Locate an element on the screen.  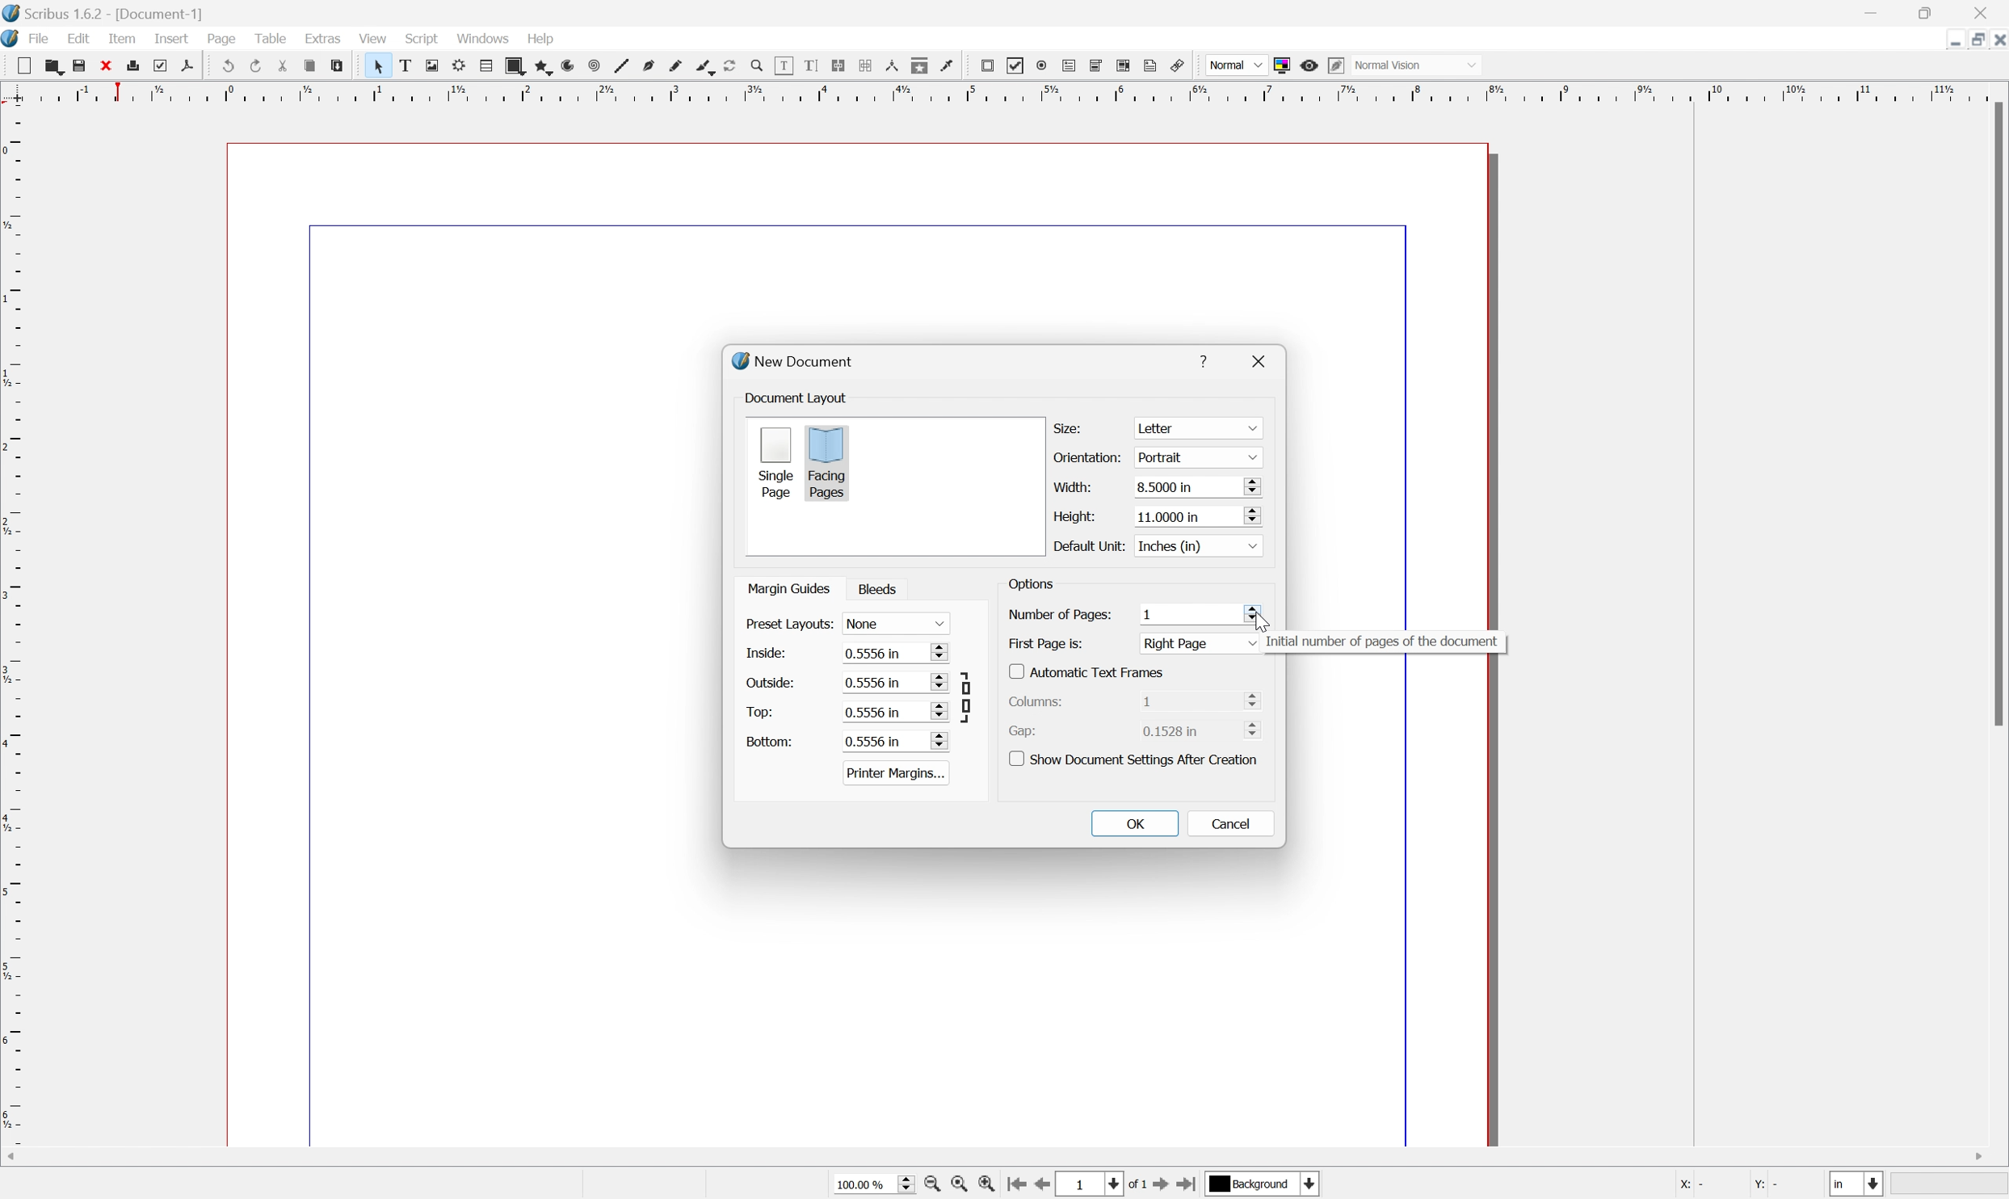
1 is located at coordinates (1200, 700).